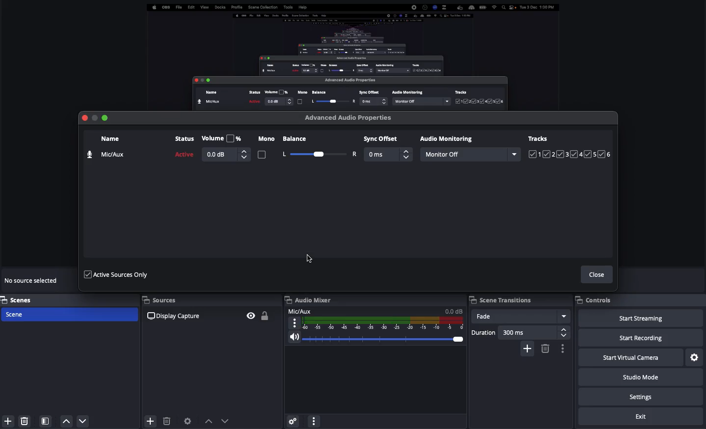 This screenshot has width=706, height=429. What do you see at coordinates (641, 416) in the screenshot?
I see `Exit` at bounding box center [641, 416].